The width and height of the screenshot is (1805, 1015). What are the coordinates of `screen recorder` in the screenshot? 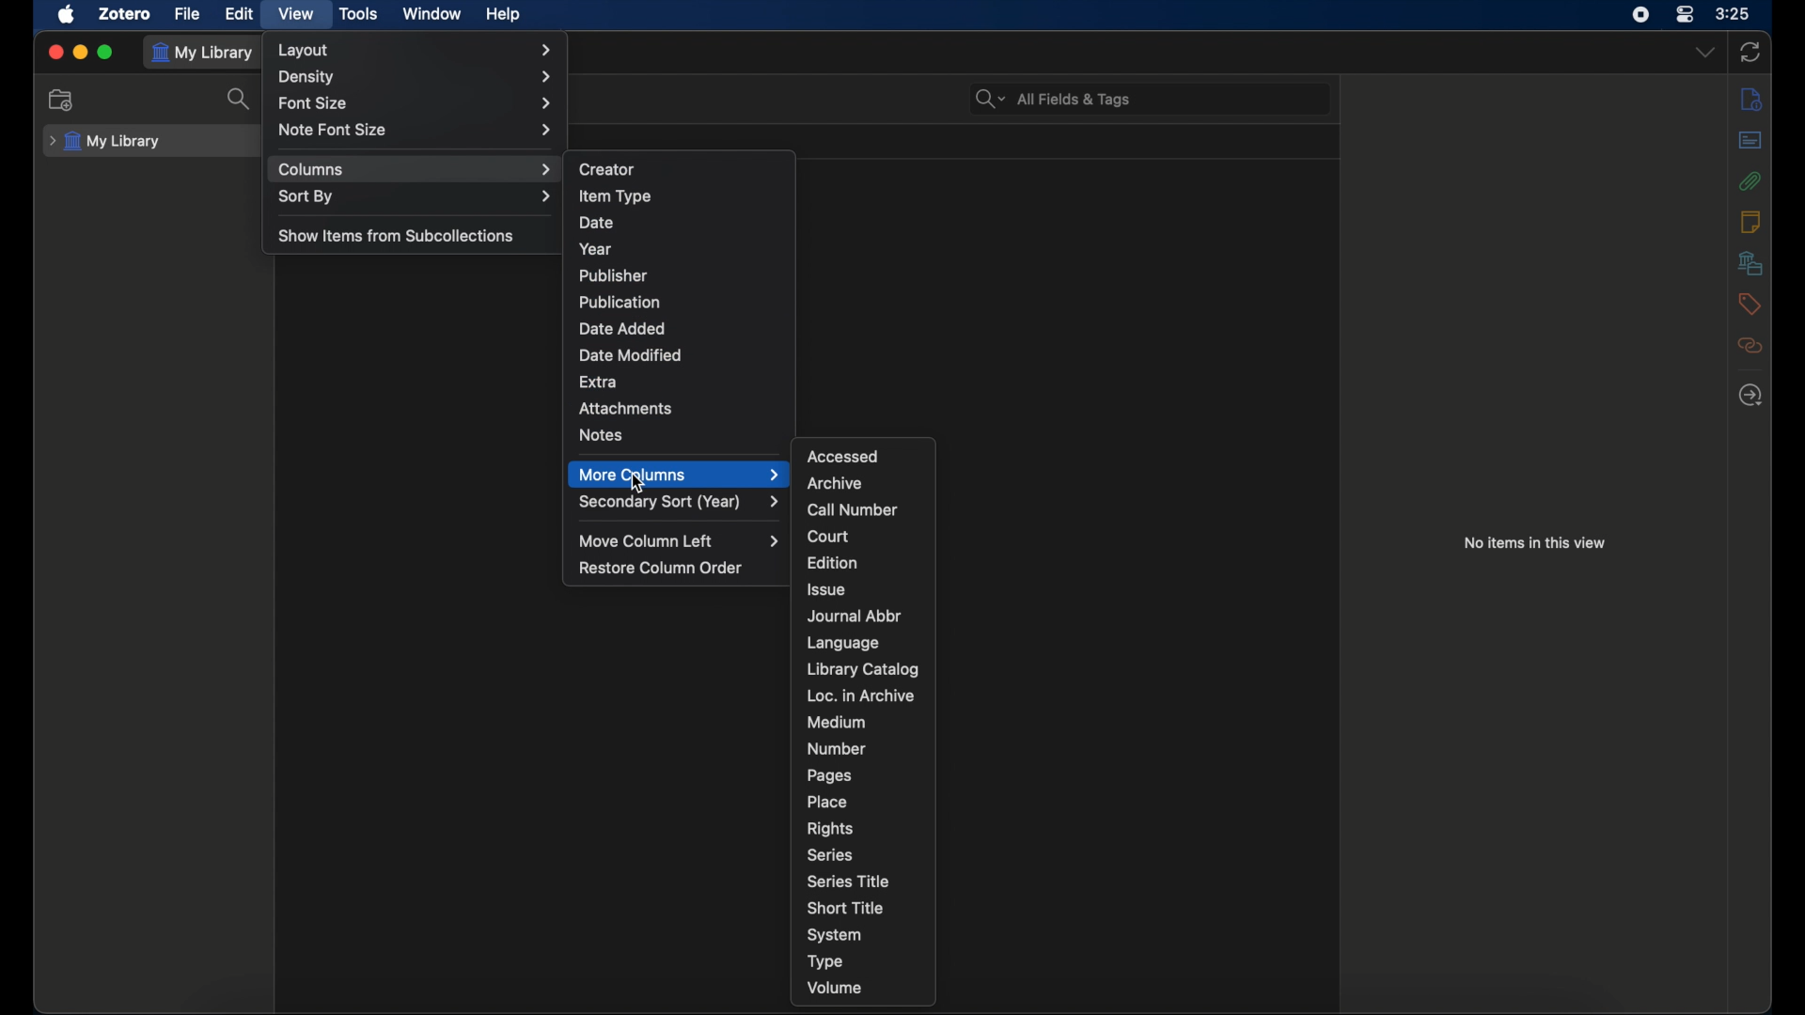 It's located at (1640, 15).